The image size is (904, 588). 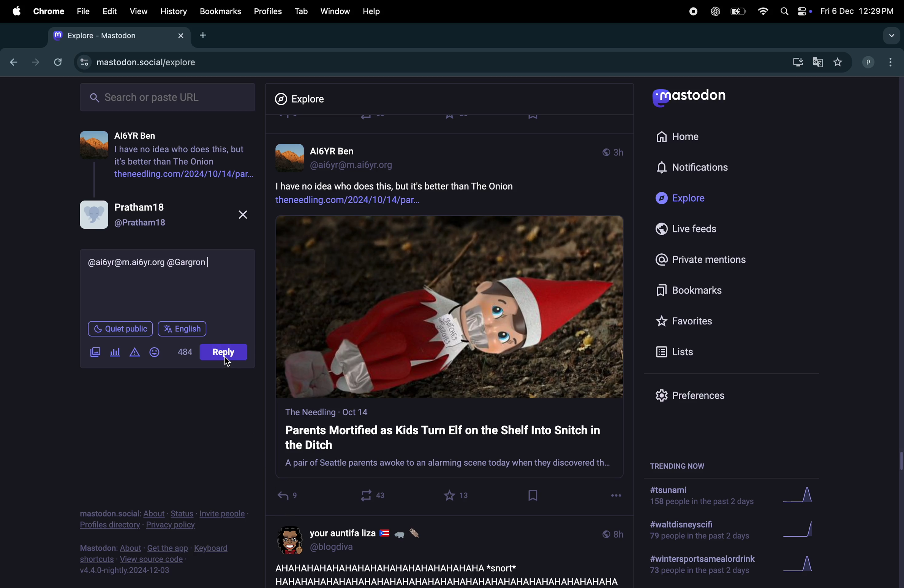 I want to click on Book mark, so click(x=220, y=11).